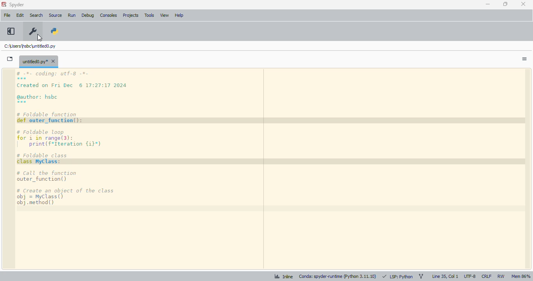 The width and height of the screenshot is (533, 281). What do you see at coordinates (88, 15) in the screenshot?
I see `debug` at bounding box center [88, 15].